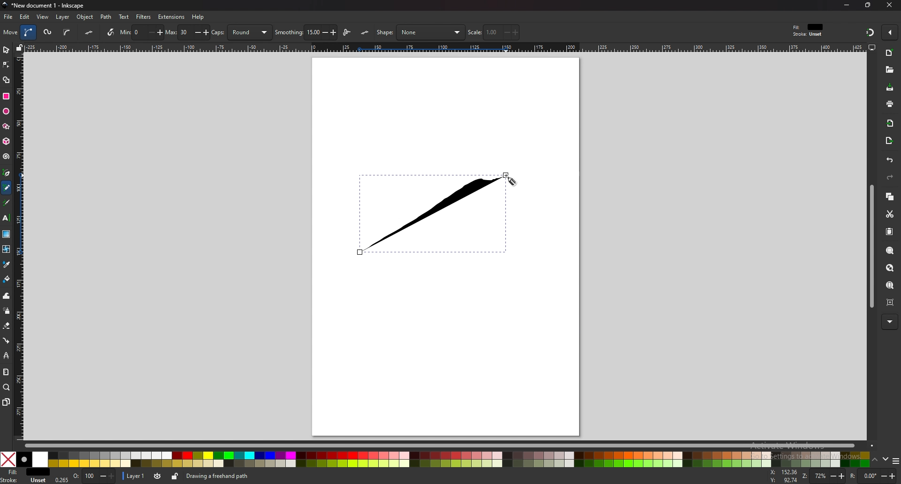 This screenshot has width=901, height=484. Describe the element at coordinates (90, 32) in the screenshot. I see `flatten spiro` at that location.